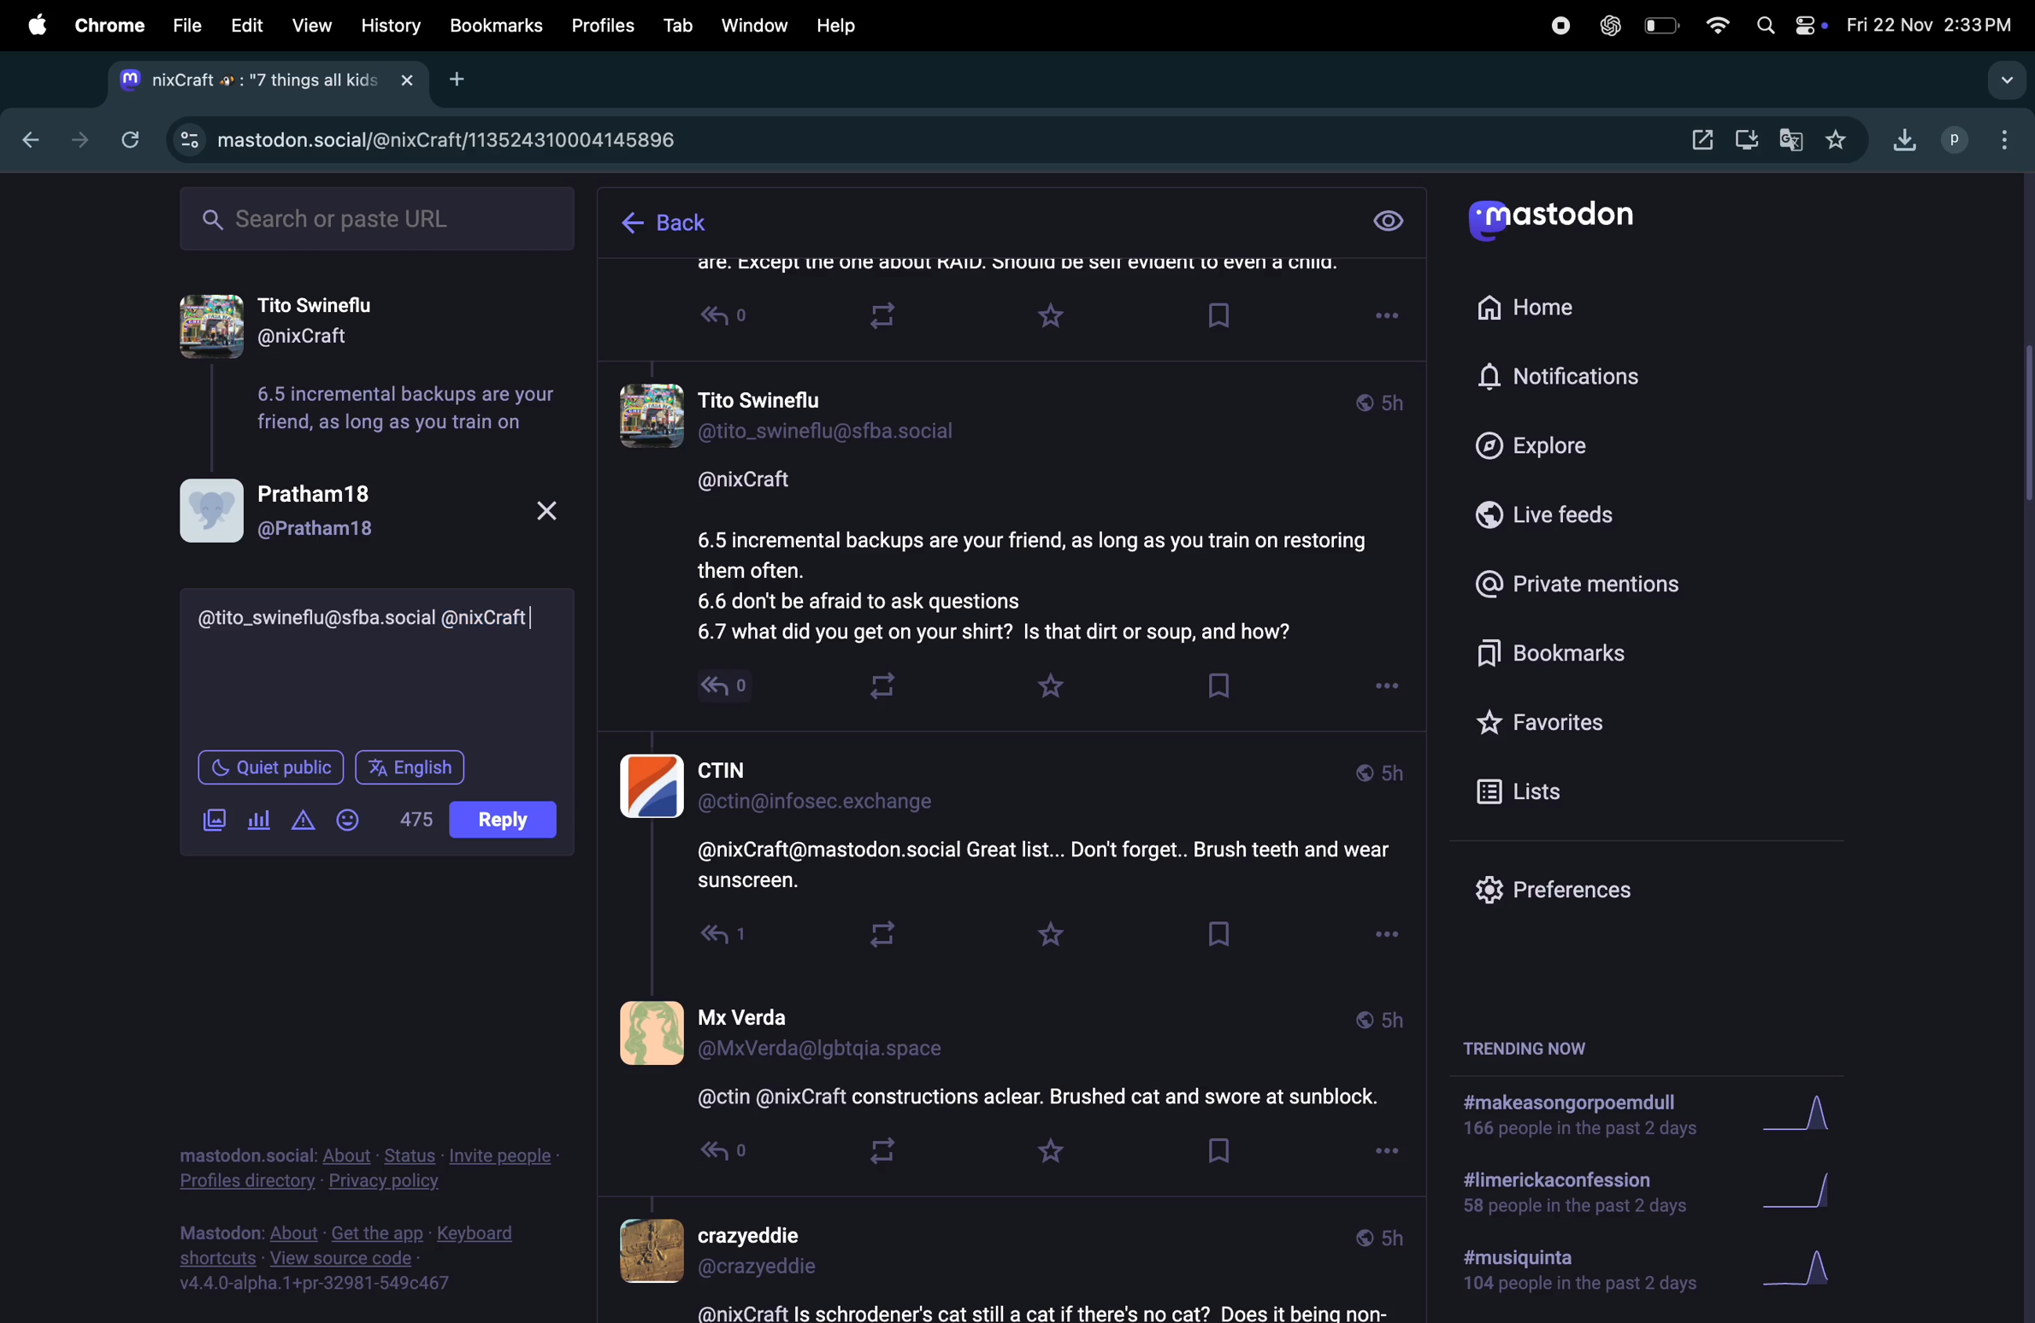 This screenshot has width=2035, height=1323. Describe the element at coordinates (1791, 26) in the screenshot. I see `apple widgets` at that location.